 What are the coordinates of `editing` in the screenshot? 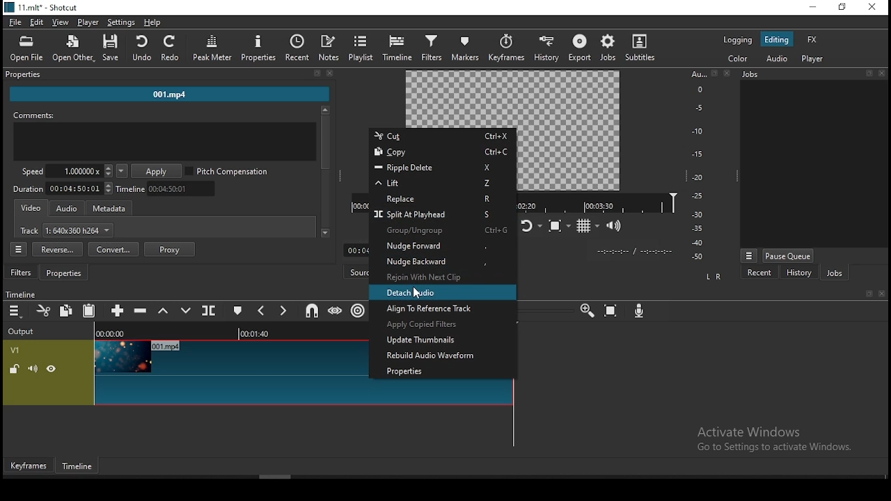 It's located at (776, 39).